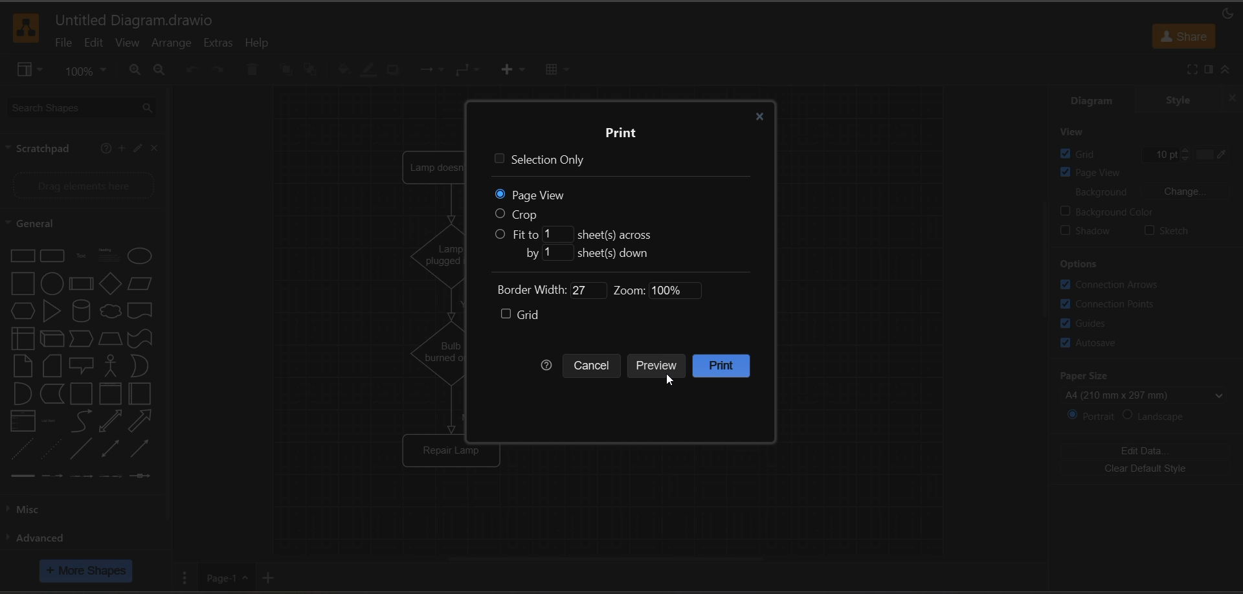 The image size is (1243, 594). I want to click on selection only, so click(540, 161).